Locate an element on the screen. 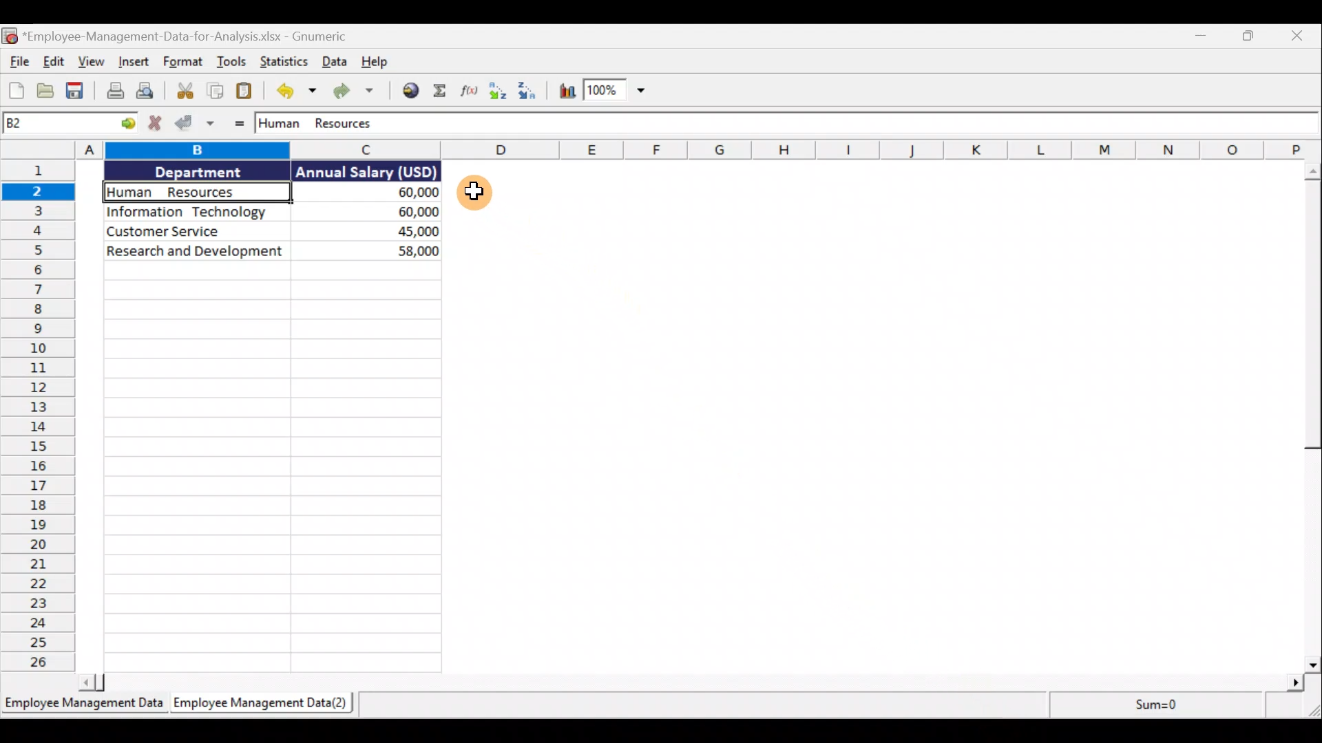  Insert is located at coordinates (133, 59).